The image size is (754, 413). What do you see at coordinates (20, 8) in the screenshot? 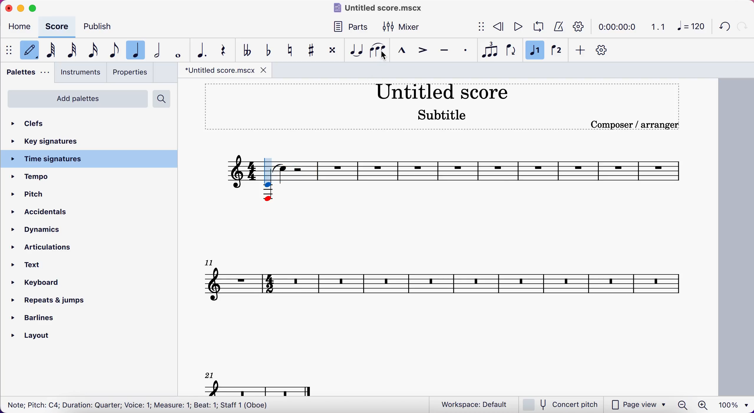
I see `minimize` at bounding box center [20, 8].